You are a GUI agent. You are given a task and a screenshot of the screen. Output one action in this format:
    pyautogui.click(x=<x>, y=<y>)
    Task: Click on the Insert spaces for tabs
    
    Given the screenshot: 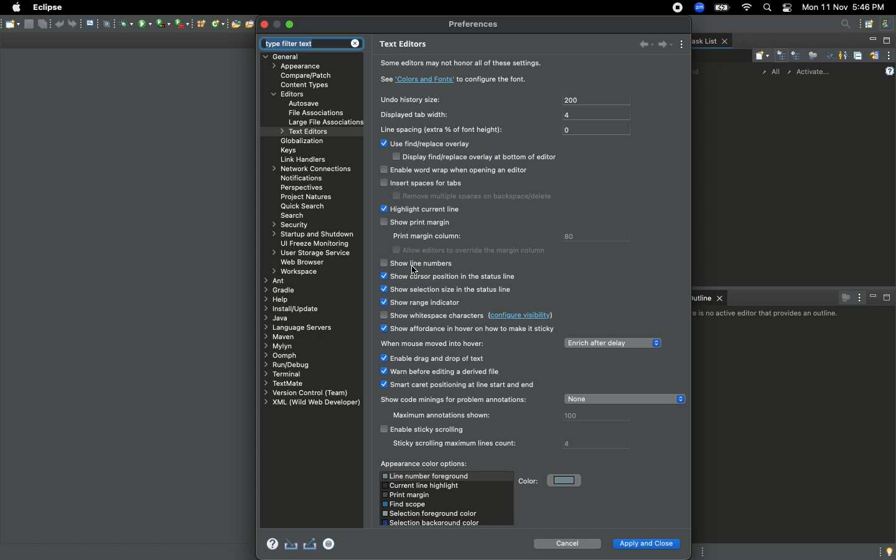 What is the action you would take?
    pyautogui.click(x=471, y=188)
    